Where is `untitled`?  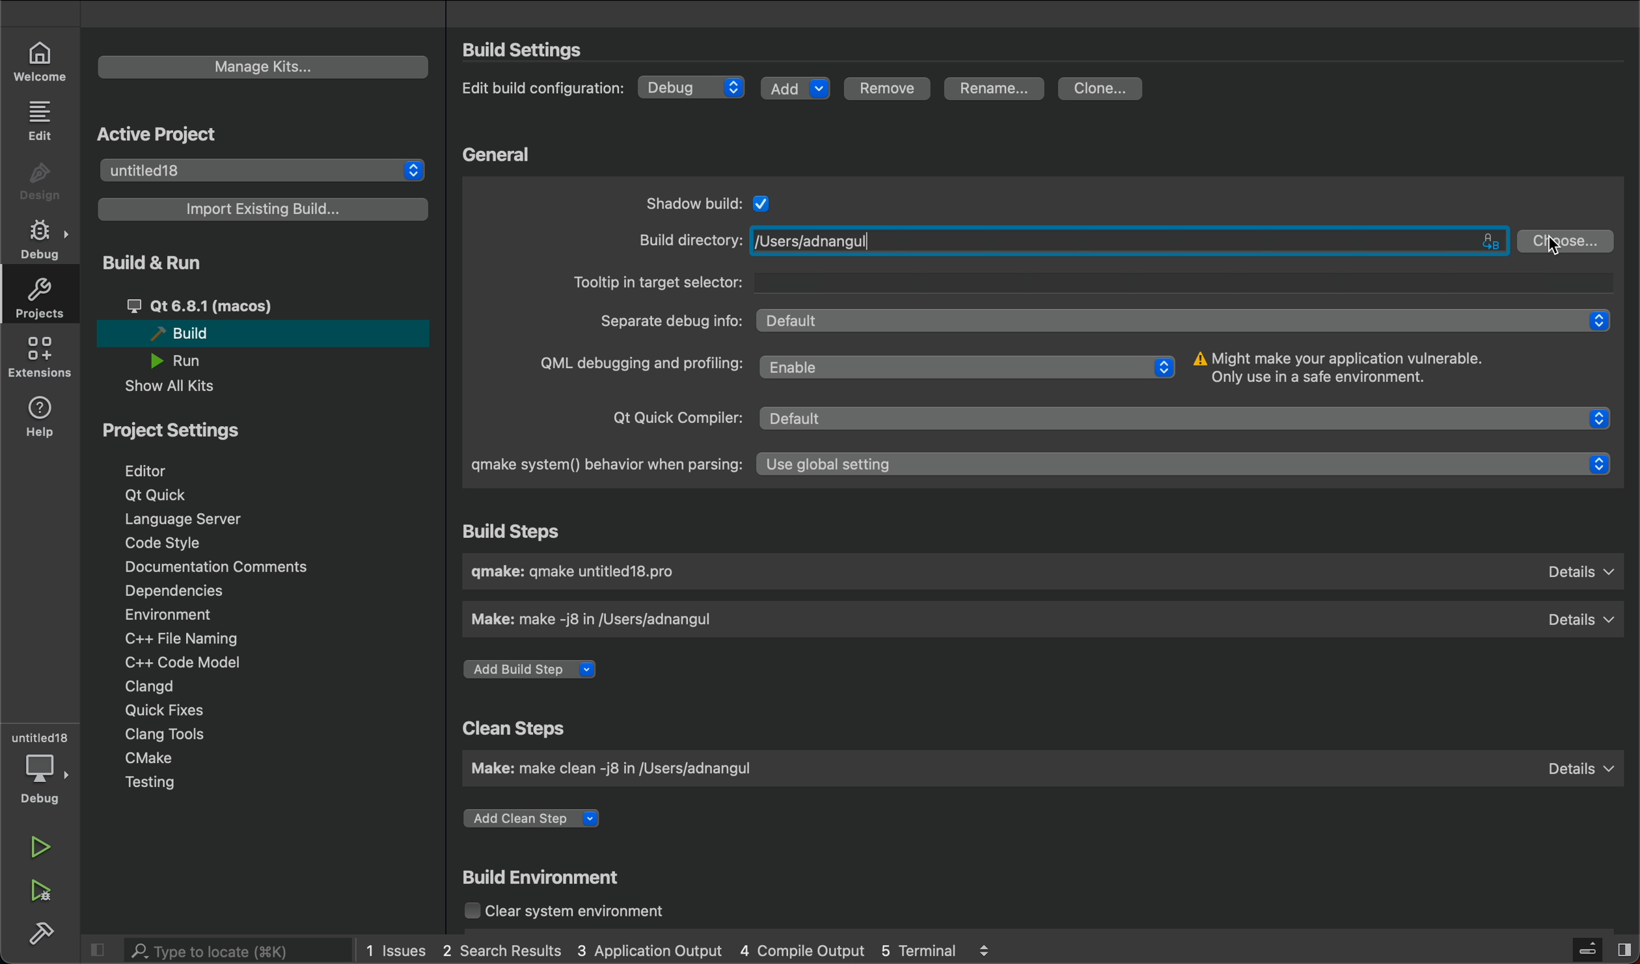 untitled is located at coordinates (40, 732).